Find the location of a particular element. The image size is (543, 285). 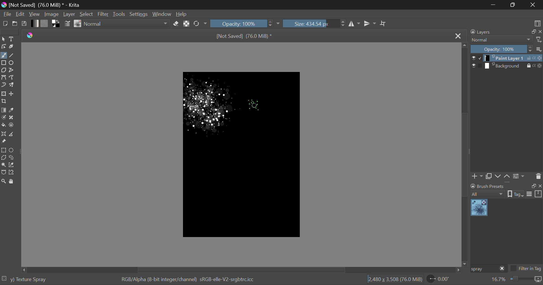

Freehand Path Tool is located at coordinates (12, 77).